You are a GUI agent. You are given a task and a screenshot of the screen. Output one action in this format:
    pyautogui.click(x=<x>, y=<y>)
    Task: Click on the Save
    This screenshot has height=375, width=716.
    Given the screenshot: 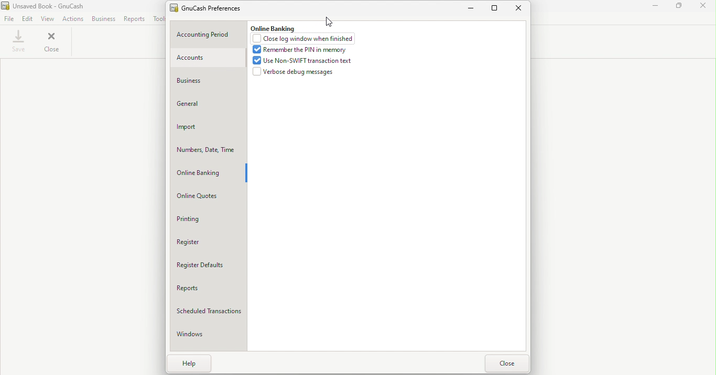 What is the action you would take?
    pyautogui.click(x=19, y=43)
    